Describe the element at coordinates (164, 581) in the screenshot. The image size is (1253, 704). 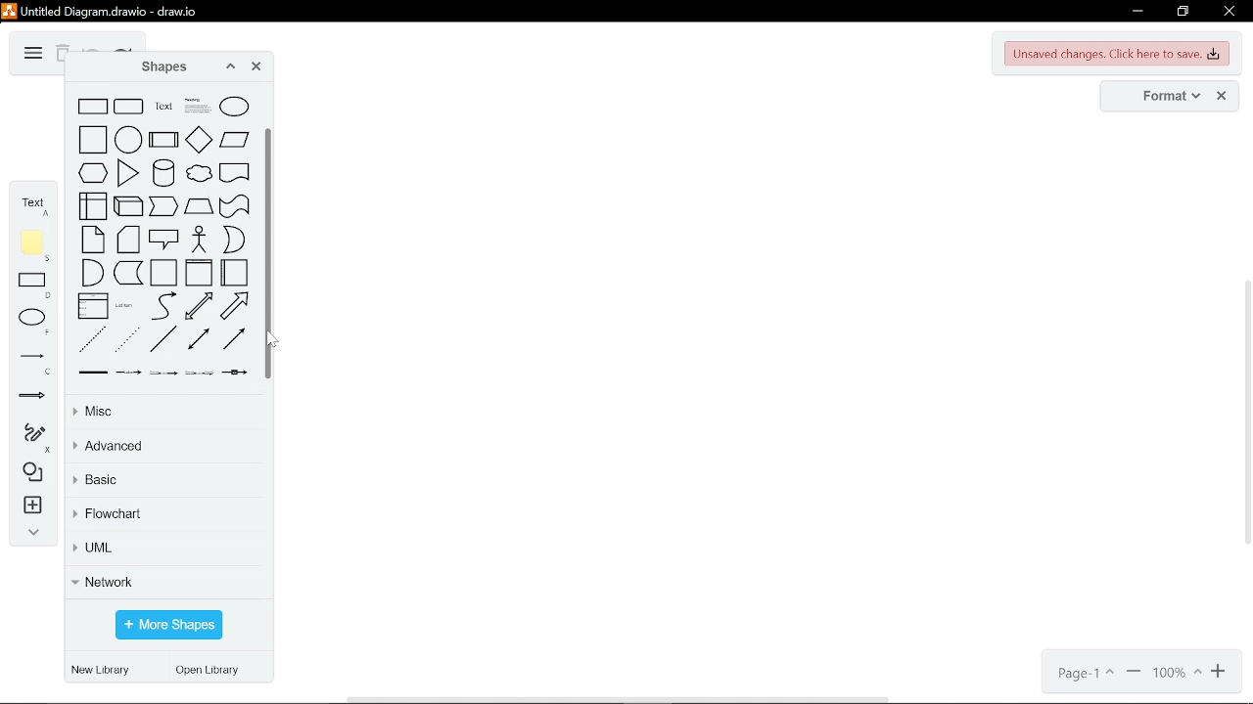
I see `network` at that location.